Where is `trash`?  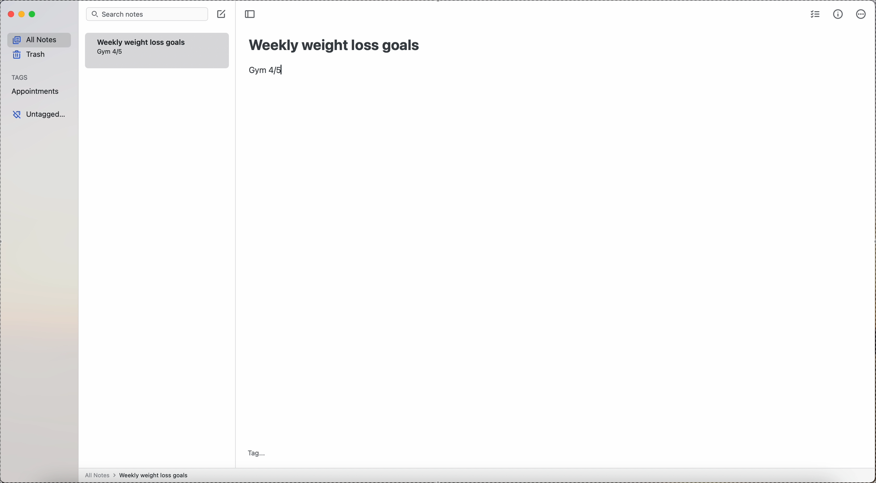 trash is located at coordinates (29, 54).